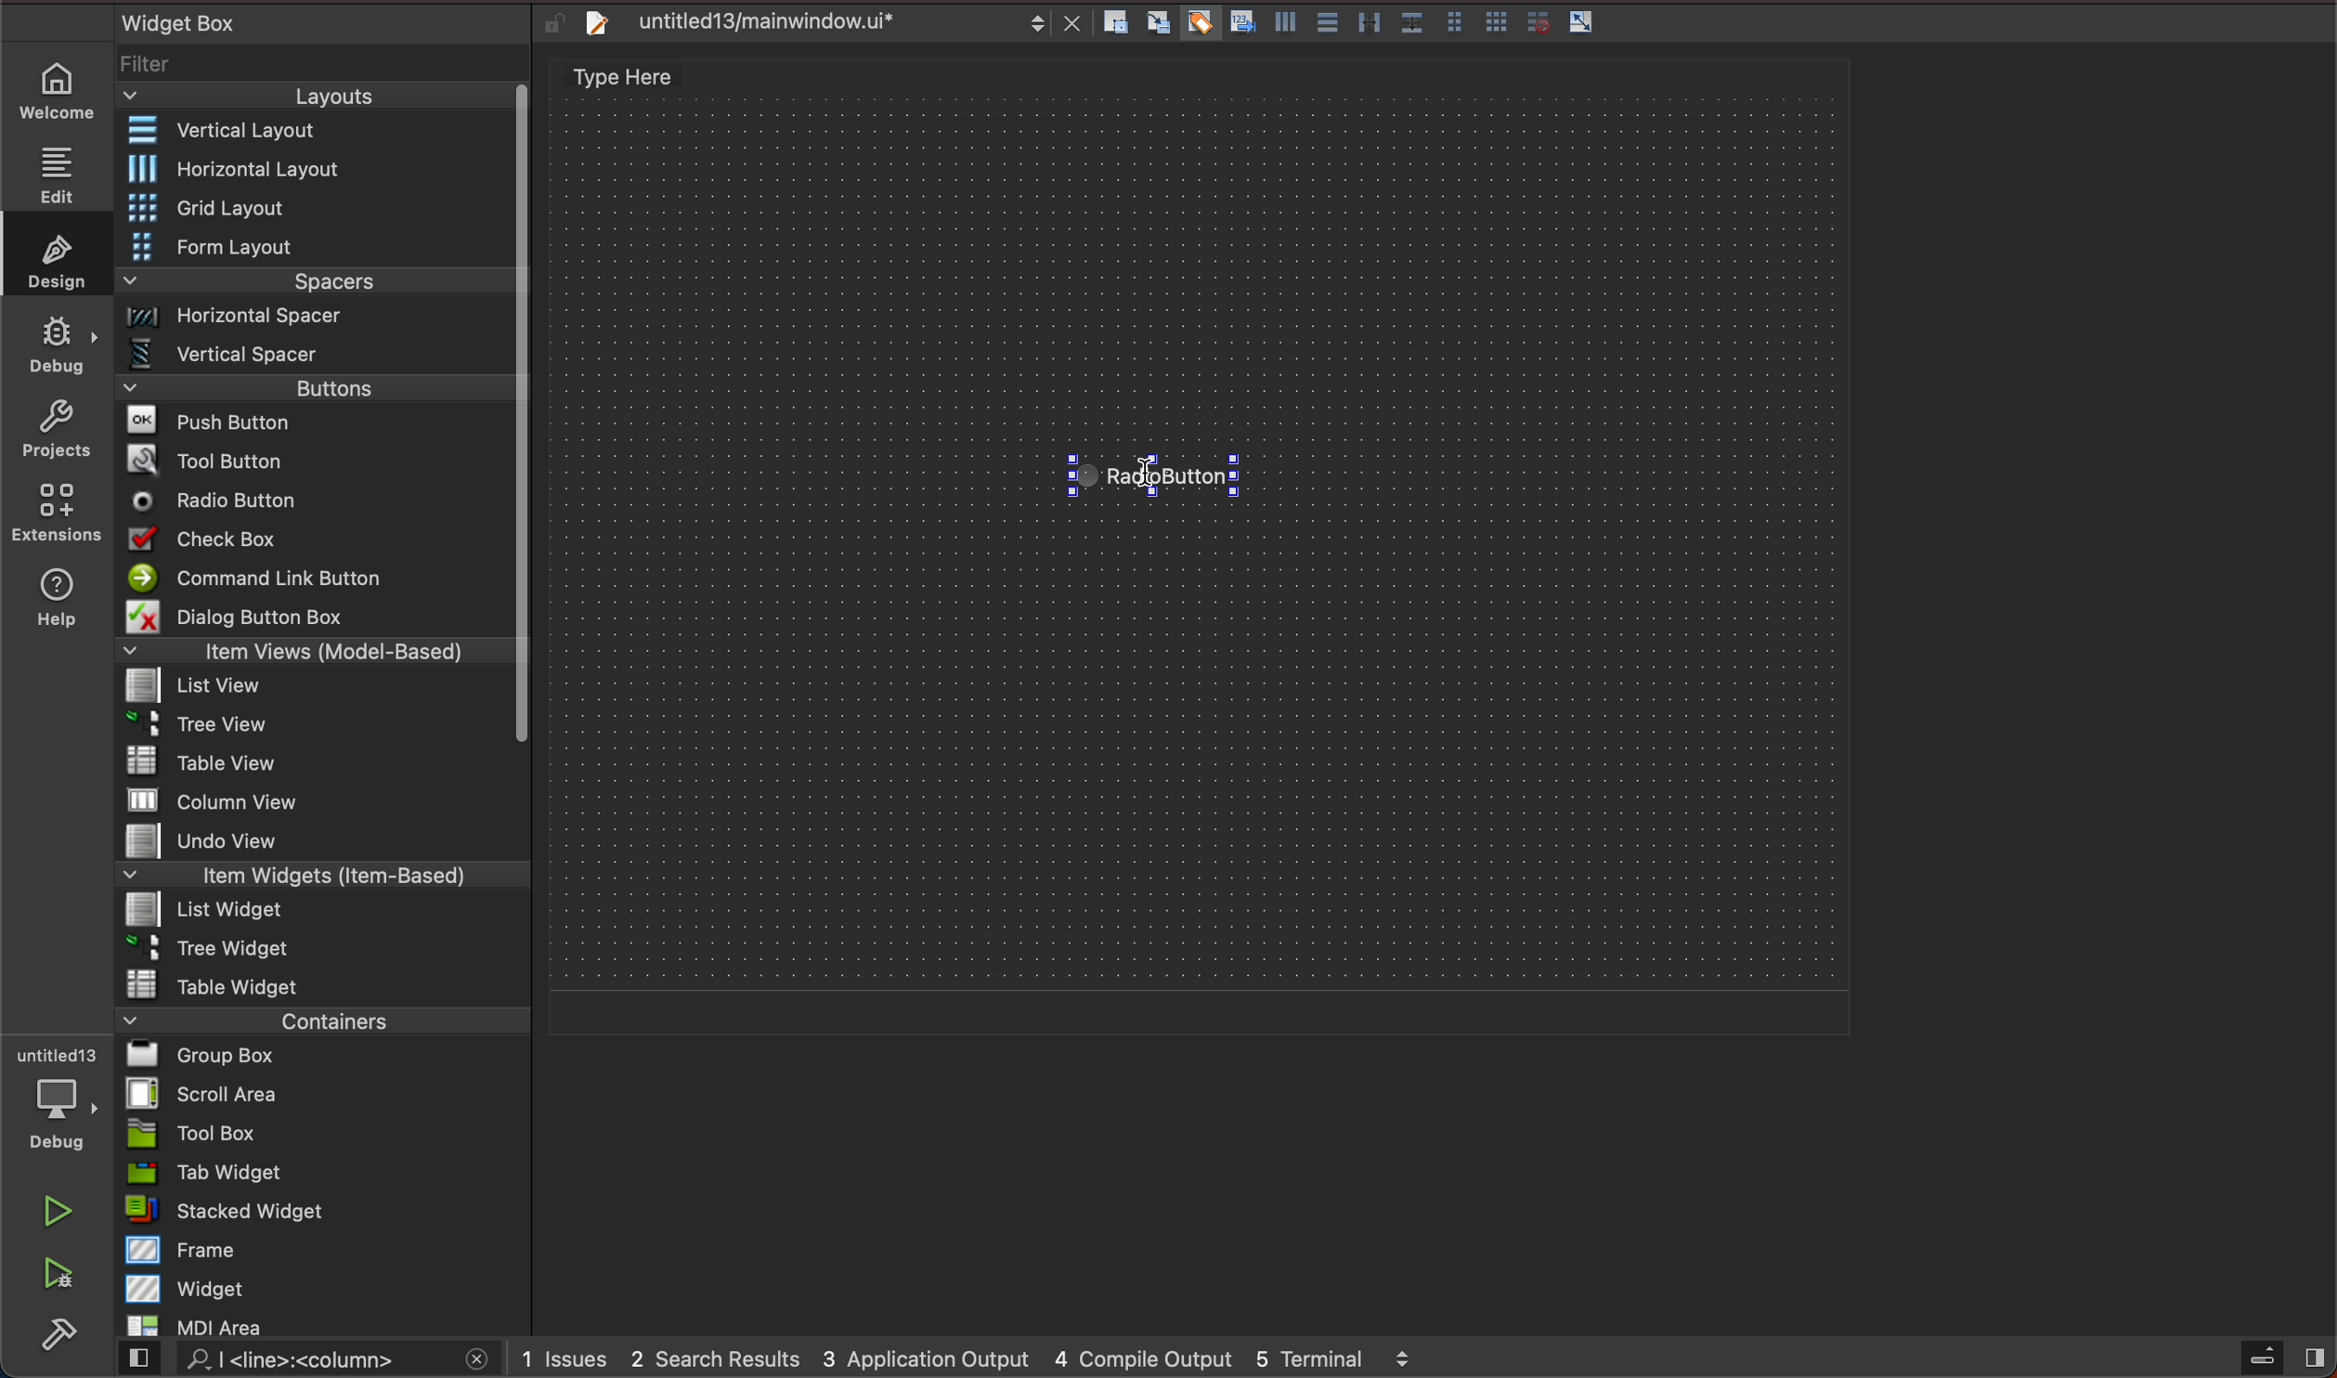 The height and width of the screenshot is (1378, 2337). Describe the element at coordinates (1161, 477) in the screenshot. I see `click` at that location.